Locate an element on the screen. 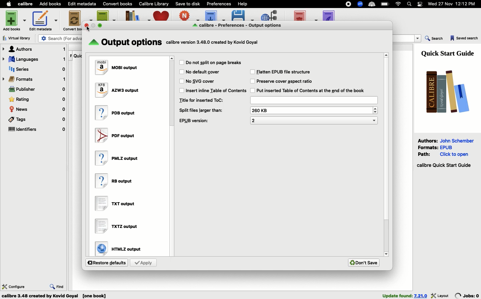  Formats is located at coordinates (428, 147).